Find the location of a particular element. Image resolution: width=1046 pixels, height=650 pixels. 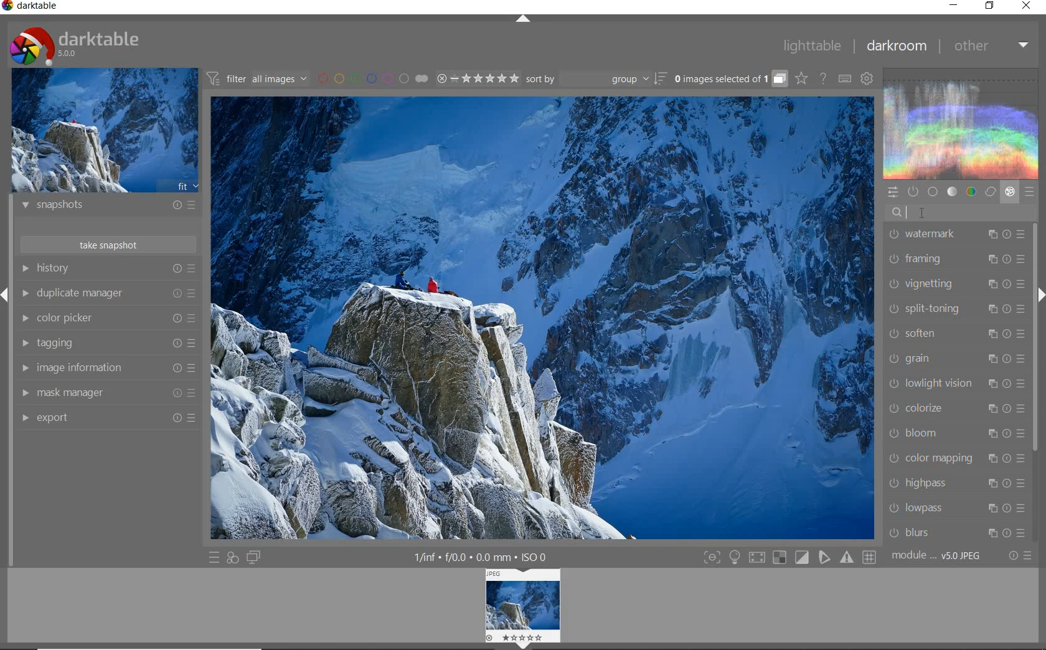

restore is located at coordinates (991, 7).